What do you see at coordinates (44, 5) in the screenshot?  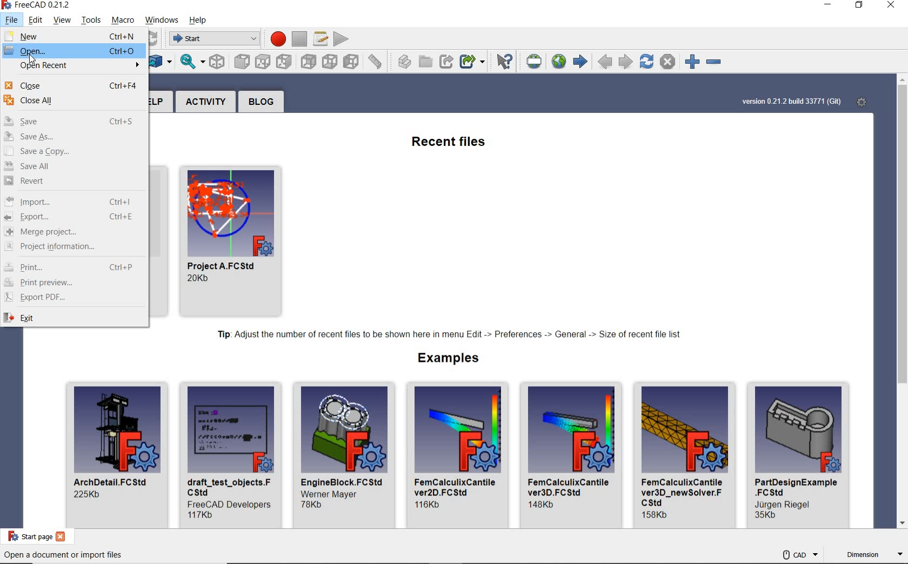 I see `SYSTEM NAME` at bounding box center [44, 5].